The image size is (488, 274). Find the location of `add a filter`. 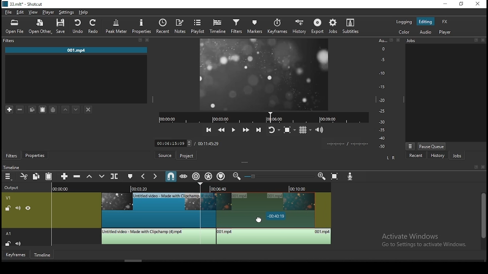

add a filter is located at coordinates (10, 110).